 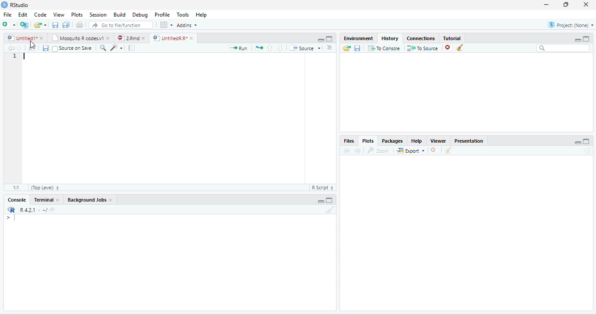 What do you see at coordinates (33, 45) in the screenshot?
I see `cursor` at bounding box center [33, 45].